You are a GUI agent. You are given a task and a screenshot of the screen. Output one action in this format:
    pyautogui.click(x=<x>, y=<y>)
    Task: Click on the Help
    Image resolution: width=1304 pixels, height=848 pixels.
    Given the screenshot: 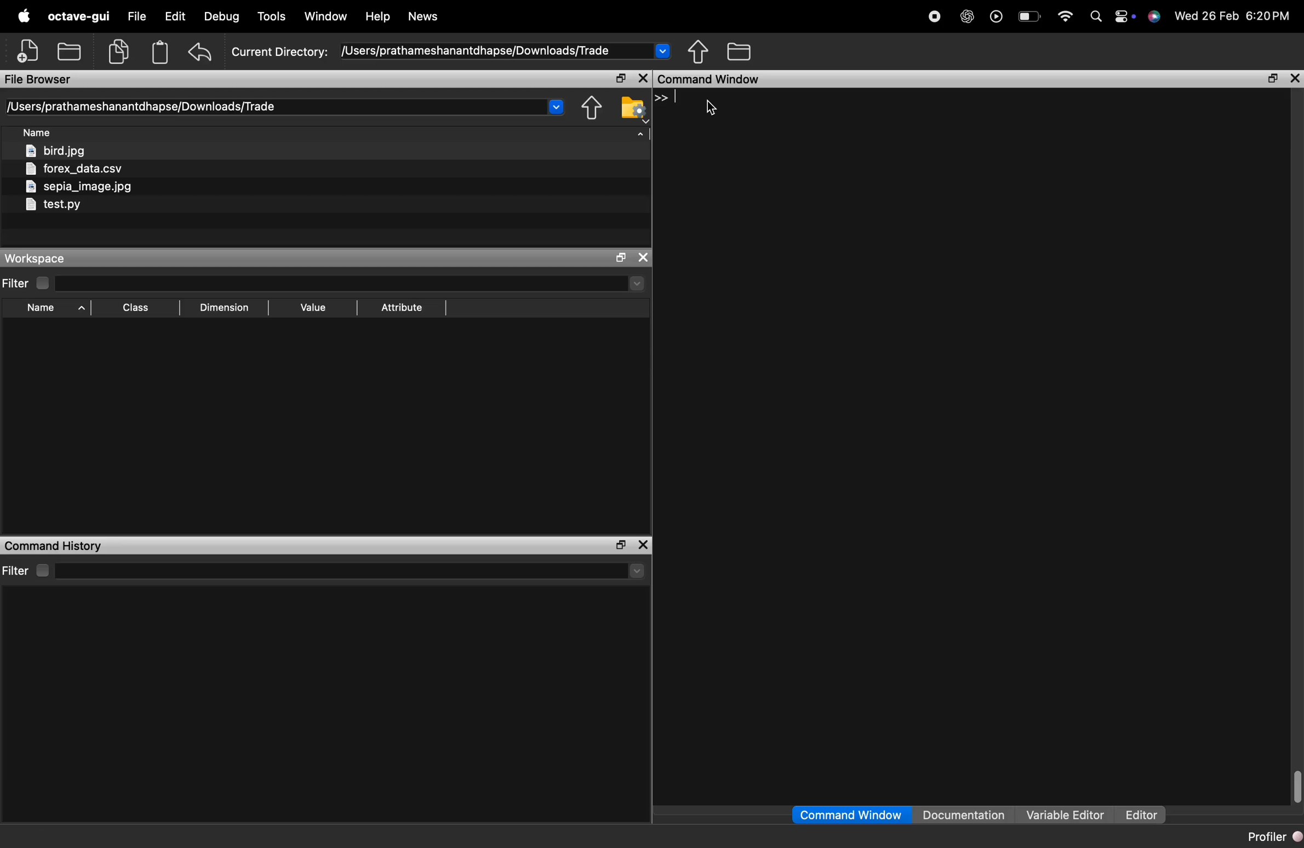 What is the action you would take?
    pyautogui.click(x=378, y=16)
    